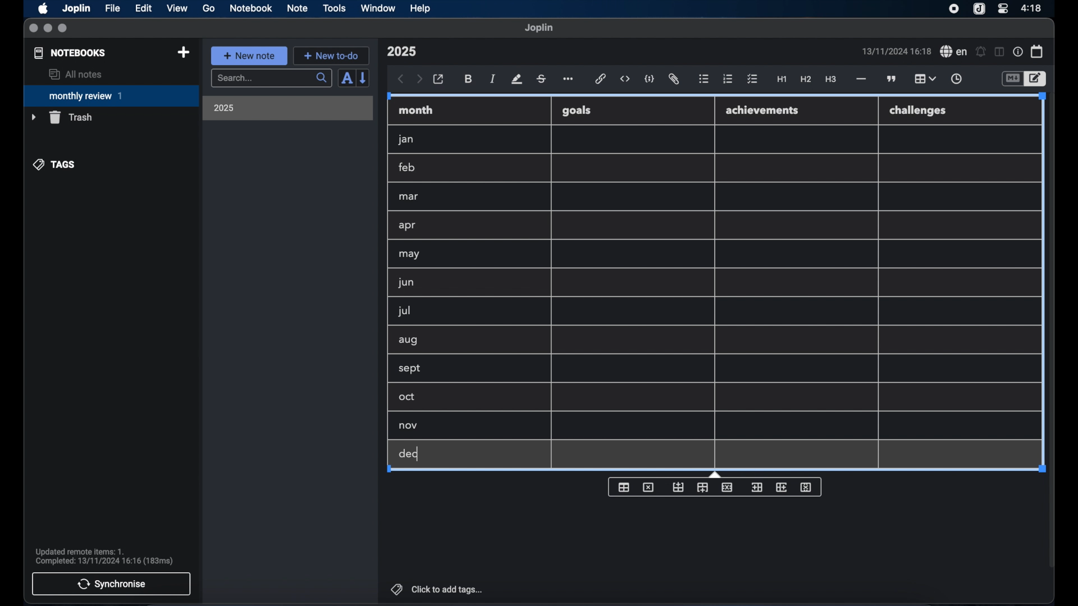 Image resolution: width=1078 pixels, height=606 pixels. I want to click on go, so click(209, 8).